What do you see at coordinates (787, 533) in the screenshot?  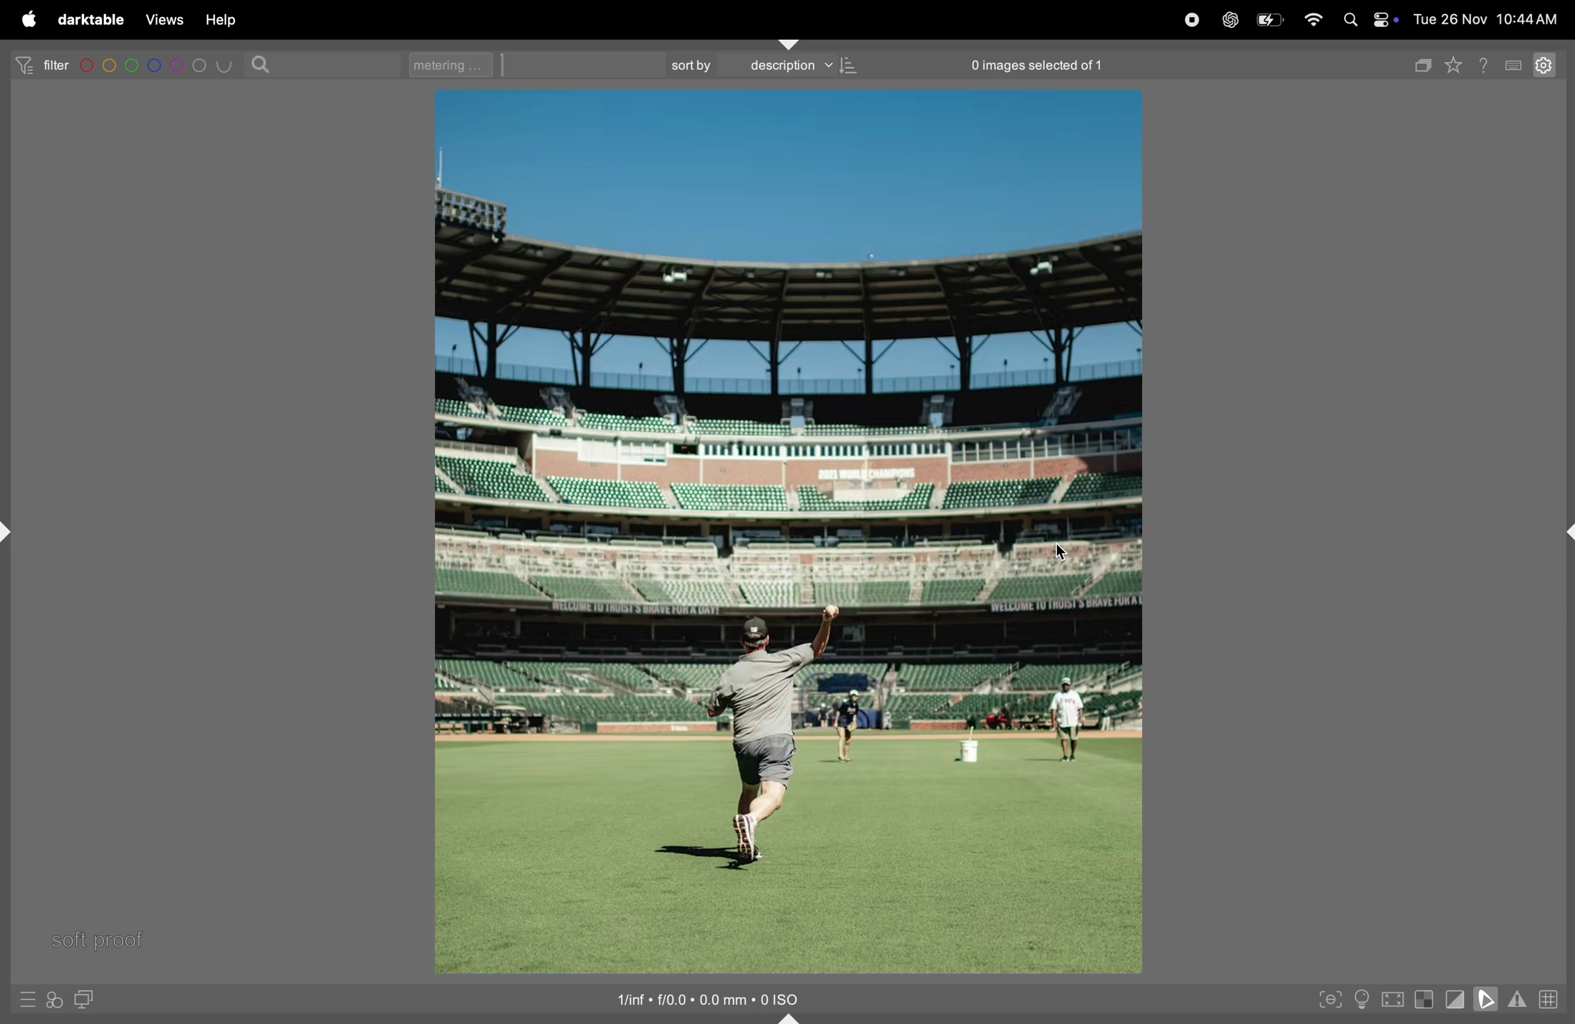 I see `image` at bounding box center [787, 533].